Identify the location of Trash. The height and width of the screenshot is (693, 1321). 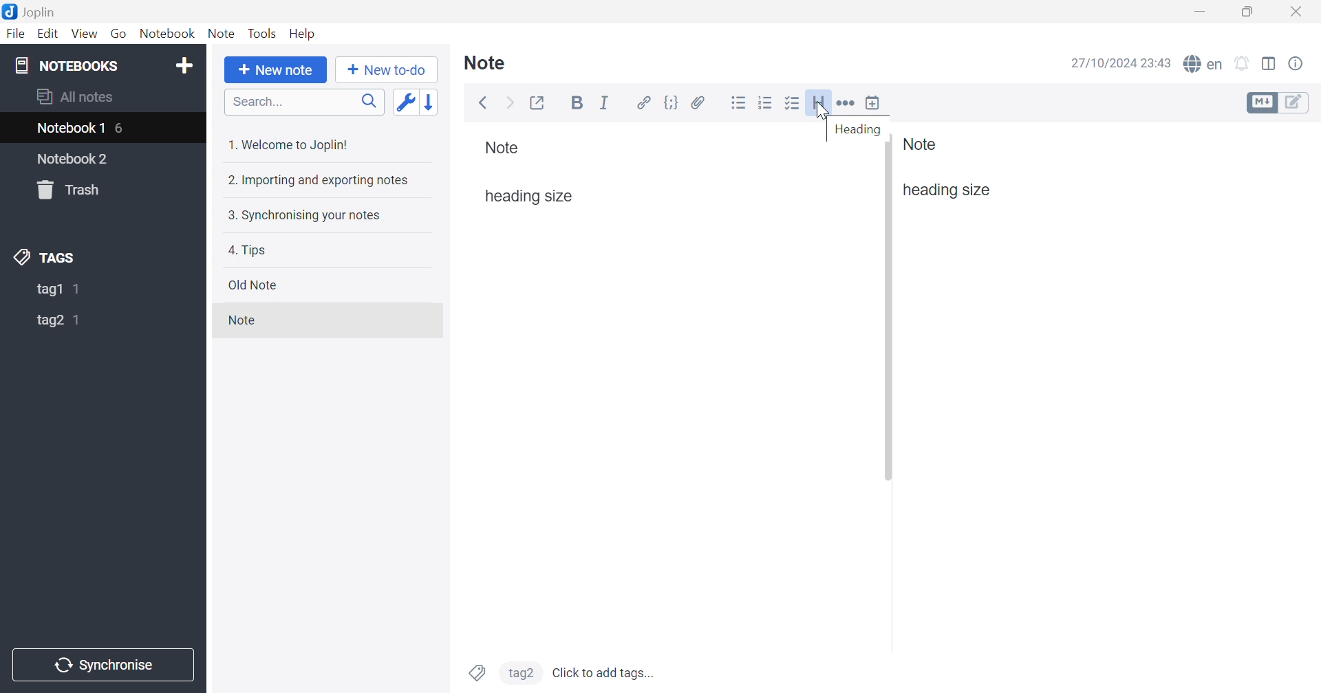
(67, 188).